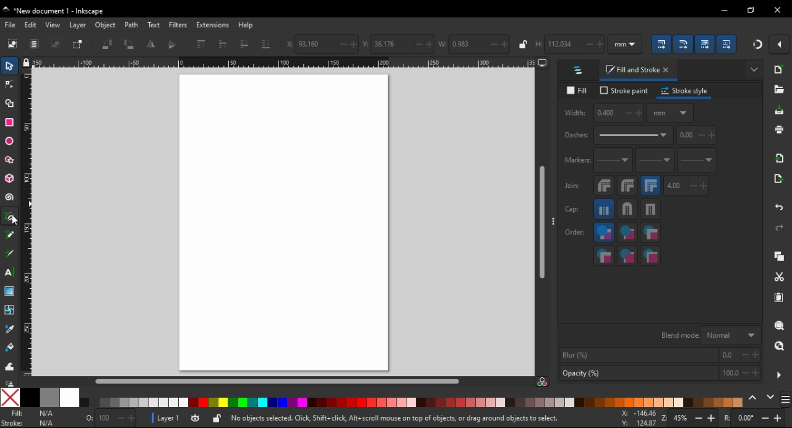 This screenshot has height=428, width=792. I want to click on open file dialogue, so click(779, 92).